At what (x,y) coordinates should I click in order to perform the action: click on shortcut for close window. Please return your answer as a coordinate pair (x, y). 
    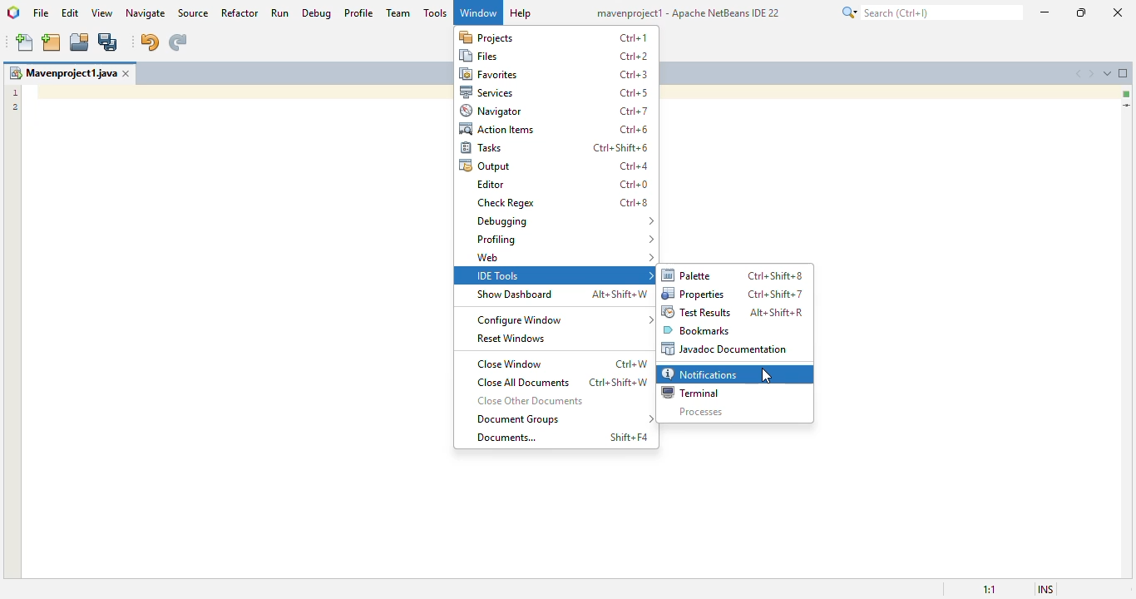
    Looking at the image, I should click on (632, 364).